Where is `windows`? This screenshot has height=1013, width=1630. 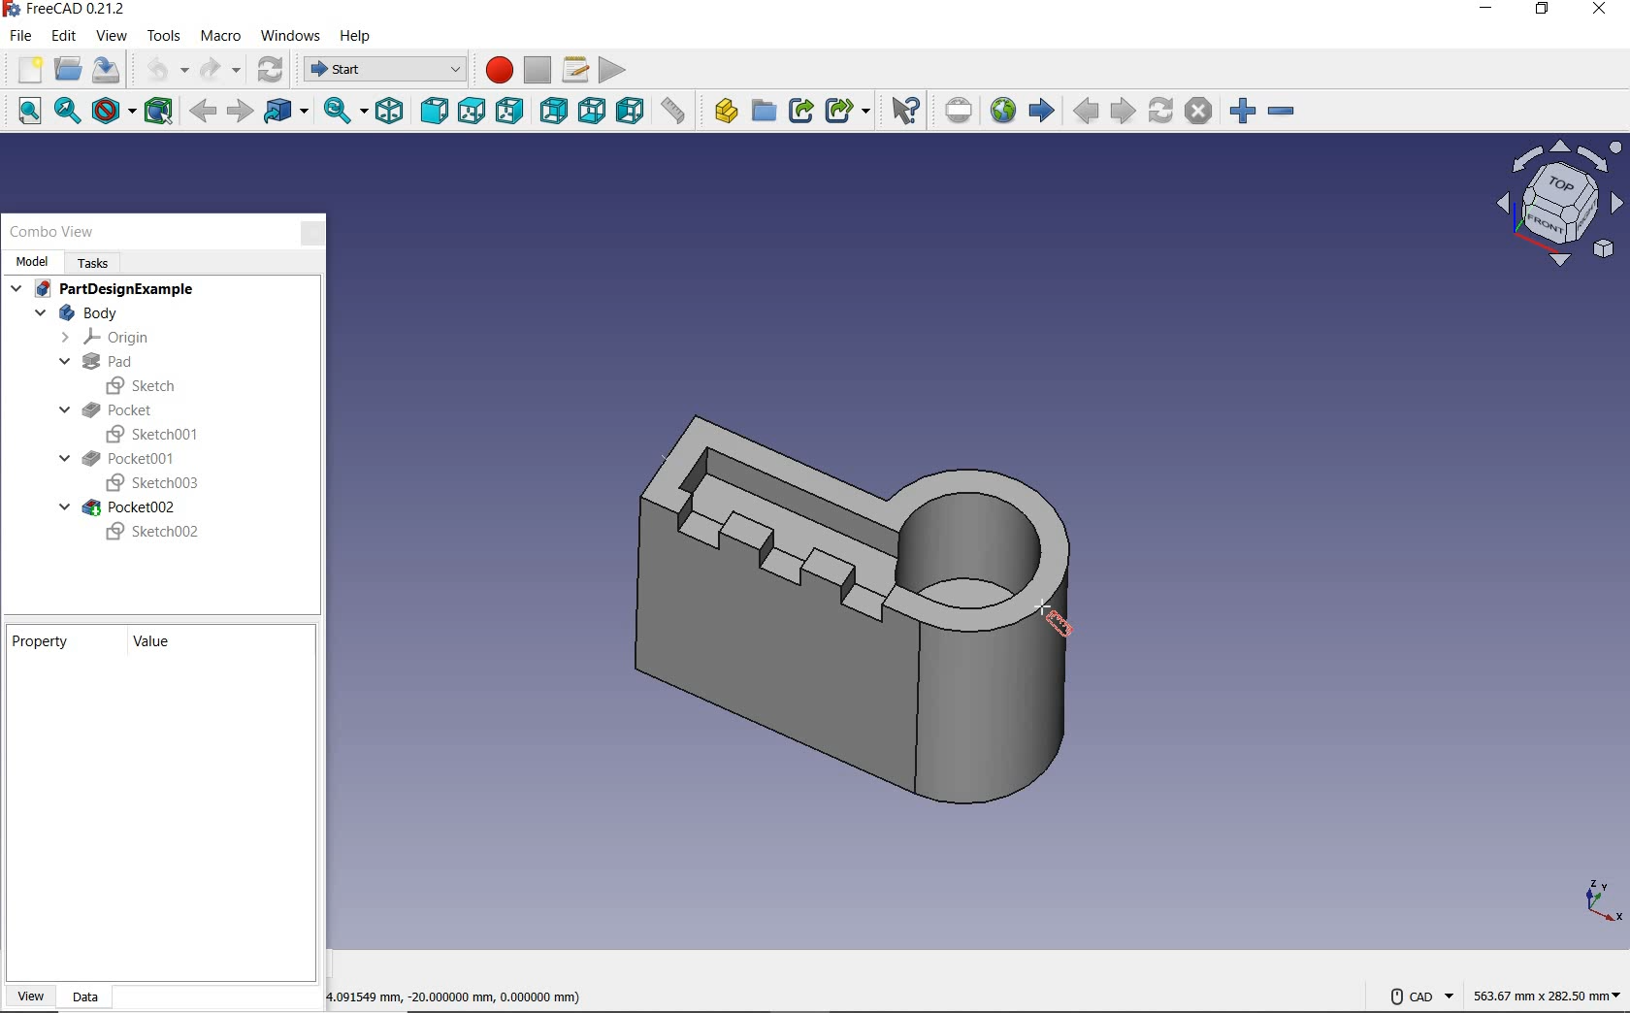
windows is located at coordinates (292, 37).